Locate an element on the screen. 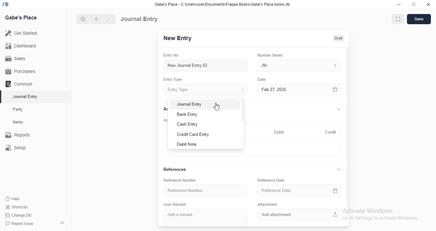  Gabe's Place is located at coordinates (21, 17).